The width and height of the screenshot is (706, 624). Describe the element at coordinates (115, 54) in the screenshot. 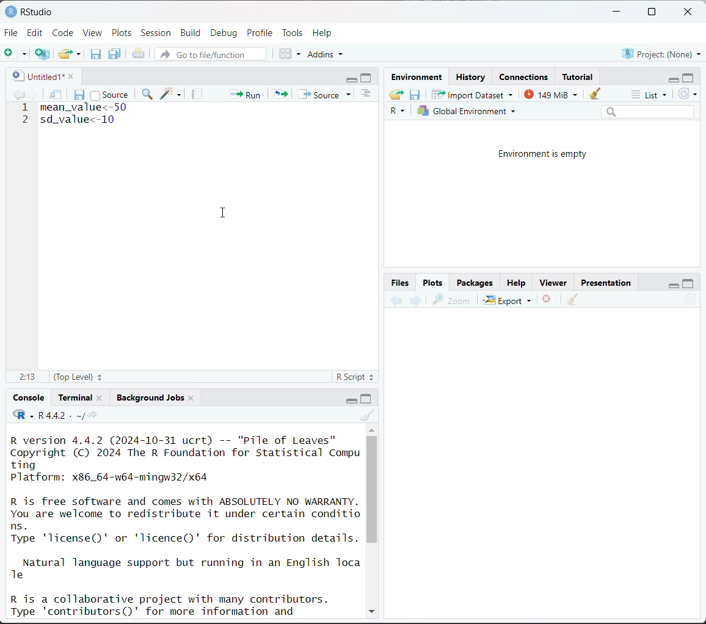

I see `save all open documents` at that location.